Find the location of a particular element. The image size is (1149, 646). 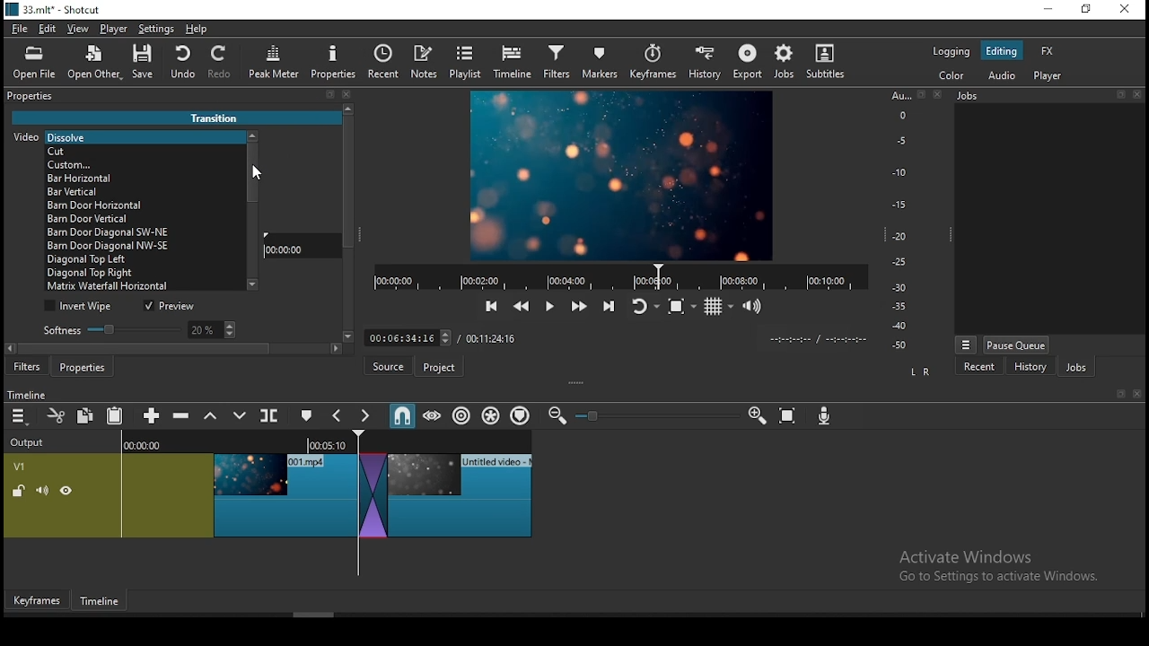

 is located at coordinates (610, 336).